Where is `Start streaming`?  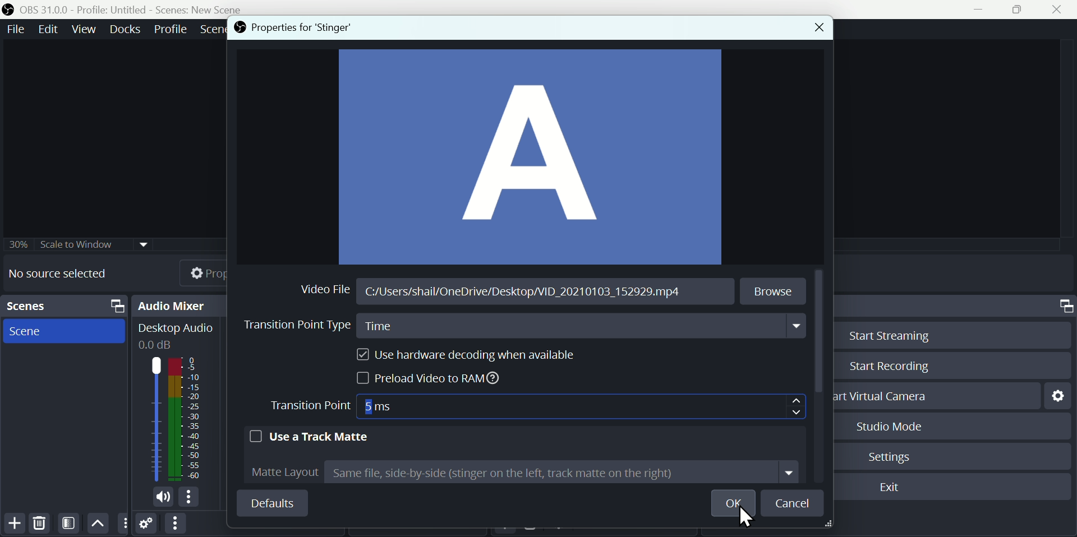
Start streaming is located at coordinates (885, 334).